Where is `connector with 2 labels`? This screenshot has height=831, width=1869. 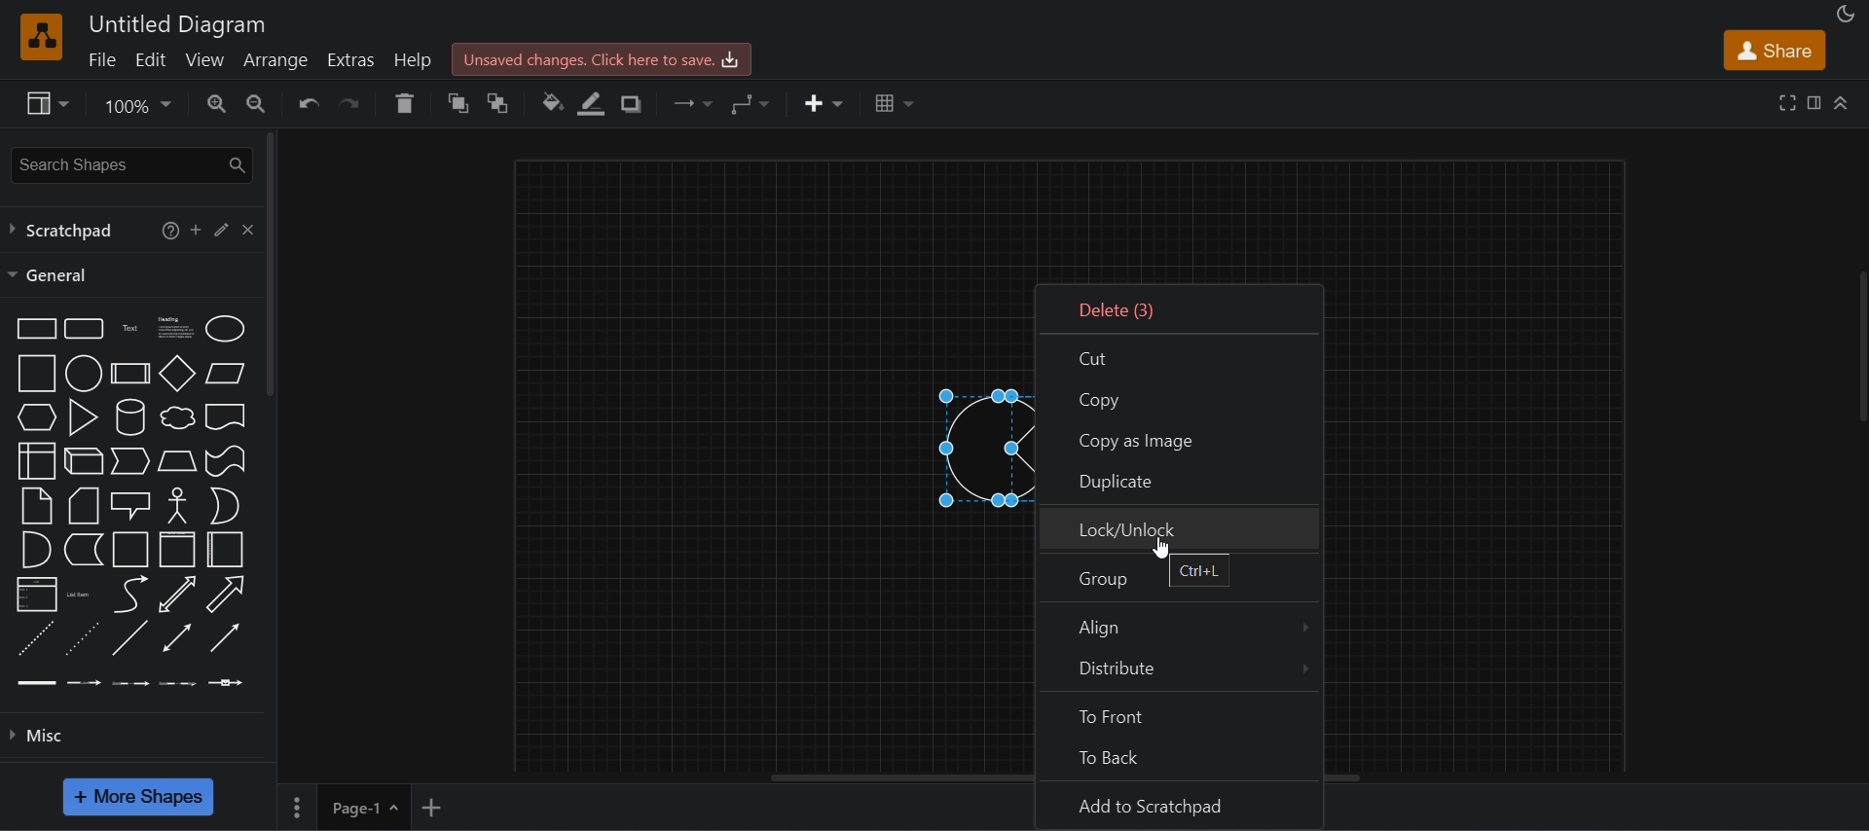 connector with 2 labels is located at coordinates (131, 681).